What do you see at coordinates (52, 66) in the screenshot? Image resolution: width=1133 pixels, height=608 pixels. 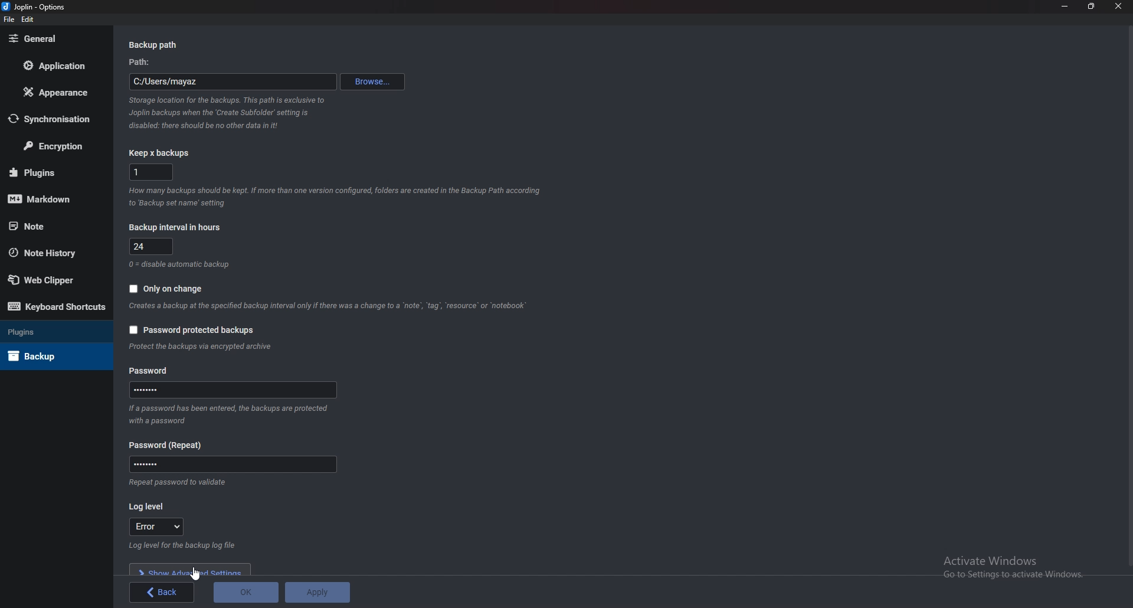 I see `Application` at bounding box center [52, 66].